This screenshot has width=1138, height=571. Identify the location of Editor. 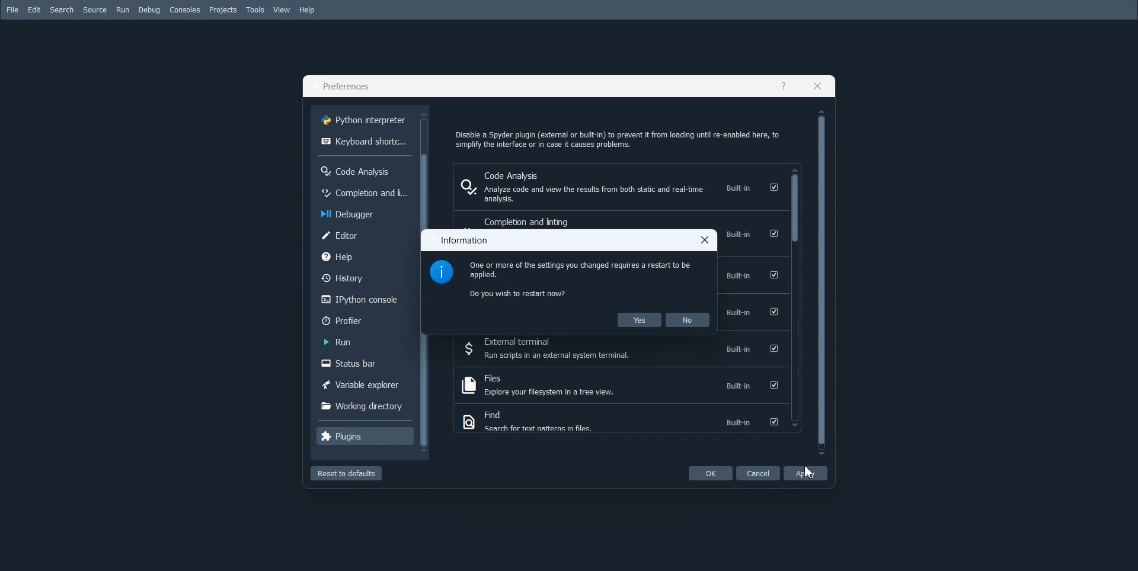
(363, 235).